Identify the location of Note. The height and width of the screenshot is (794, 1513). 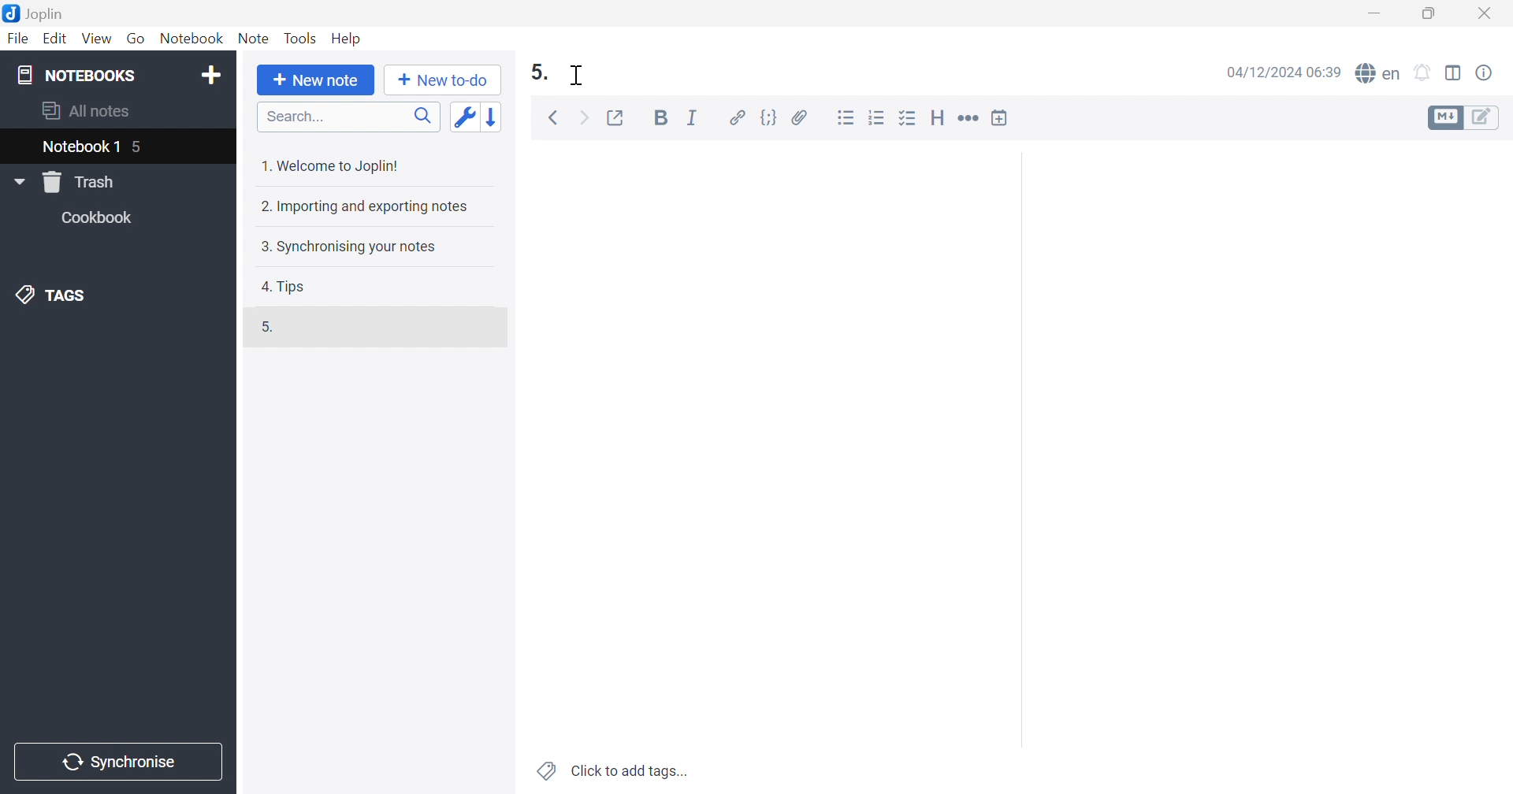
(253, 37).